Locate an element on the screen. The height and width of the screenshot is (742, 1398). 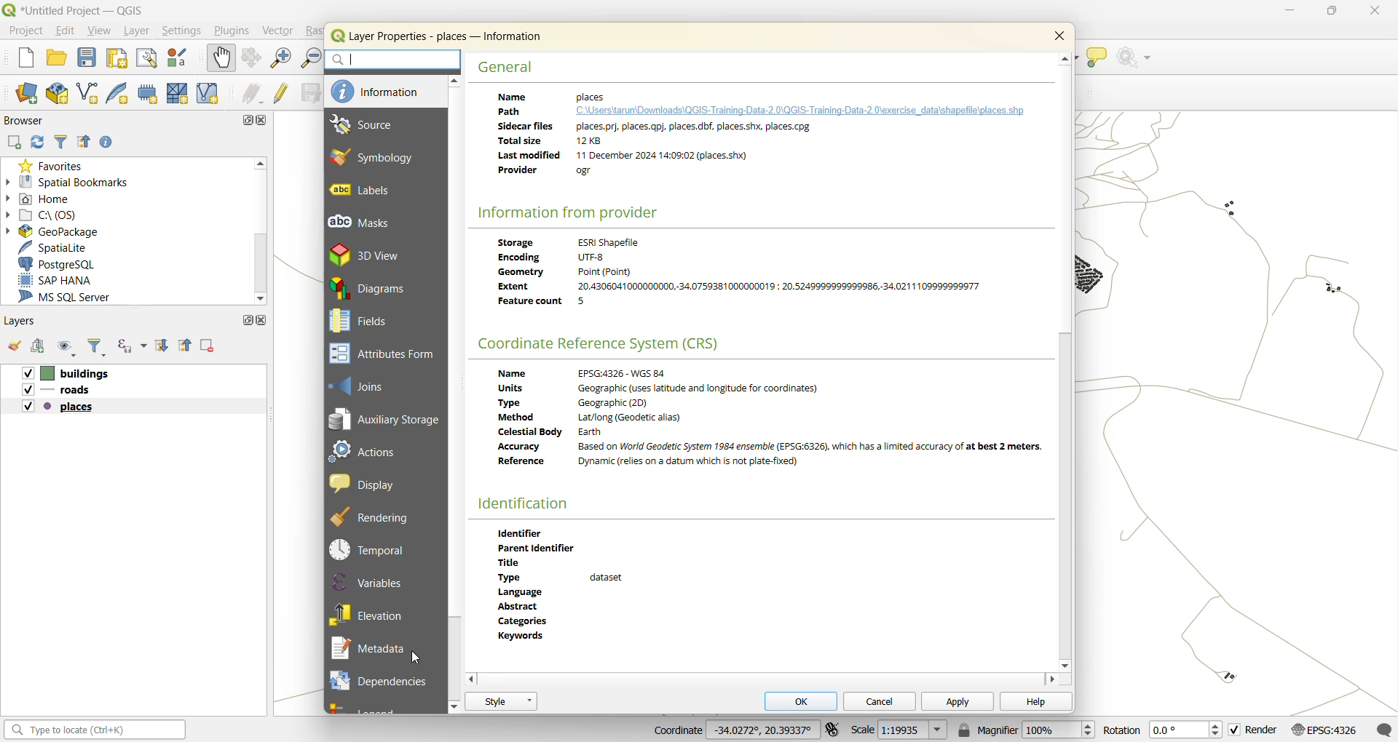
crs is located at coordinates (1323, 730).